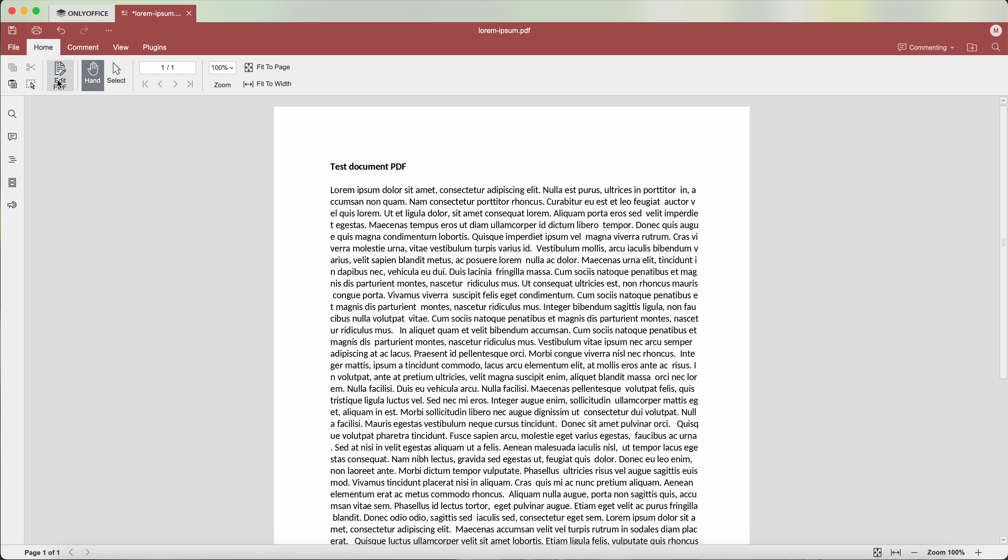 Image resolution: width=1008 pixels, height=560 pixels. Describe the element at coordinates (157, 14) in the screenshot. I see `open file` at that location.